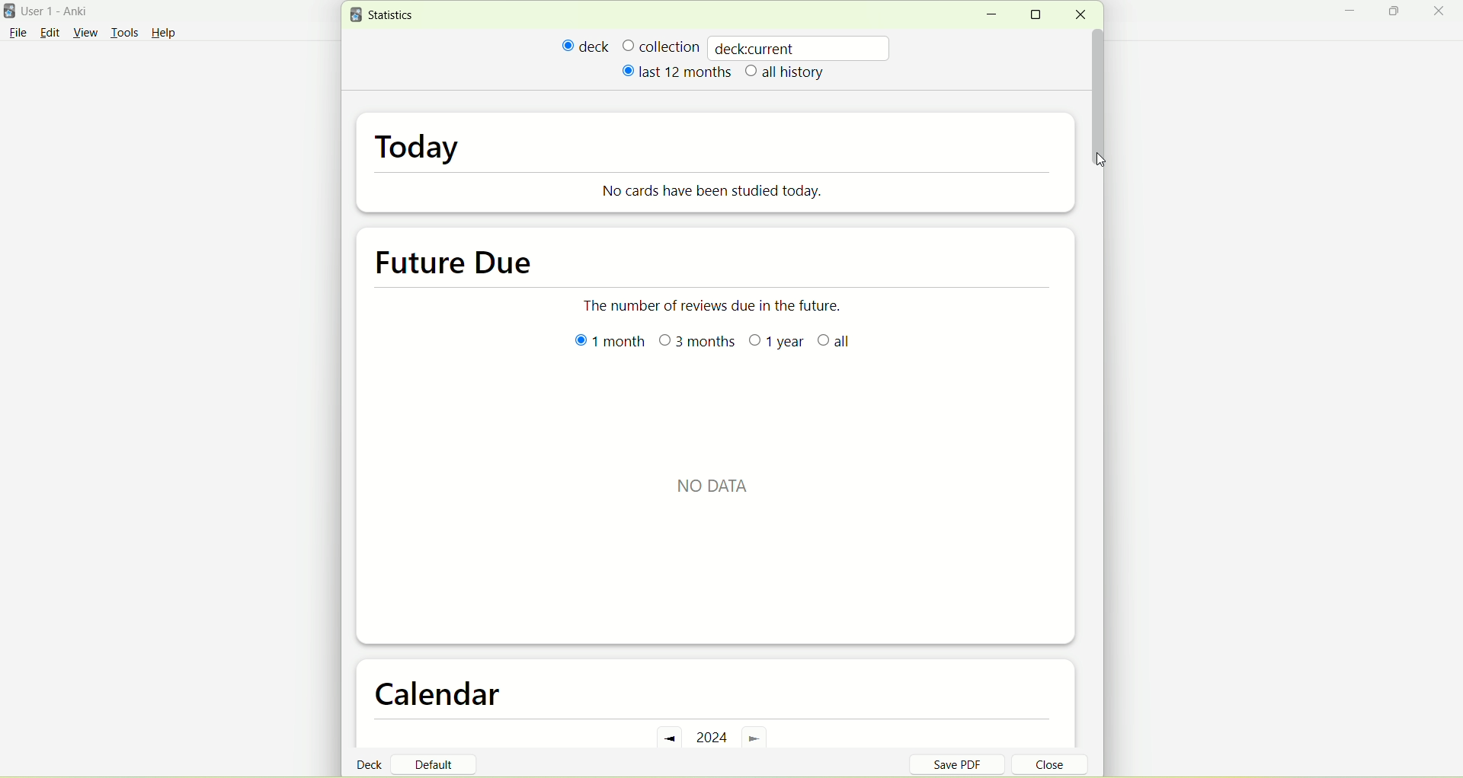  I want to click on maximize, so click(1396, 14).